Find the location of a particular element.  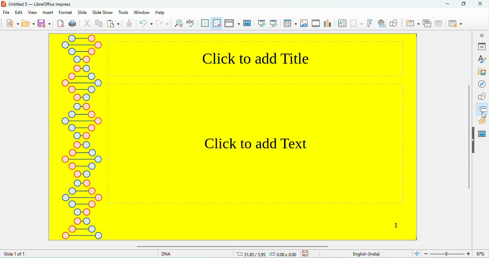

1 is located at coordinates (397, 225).